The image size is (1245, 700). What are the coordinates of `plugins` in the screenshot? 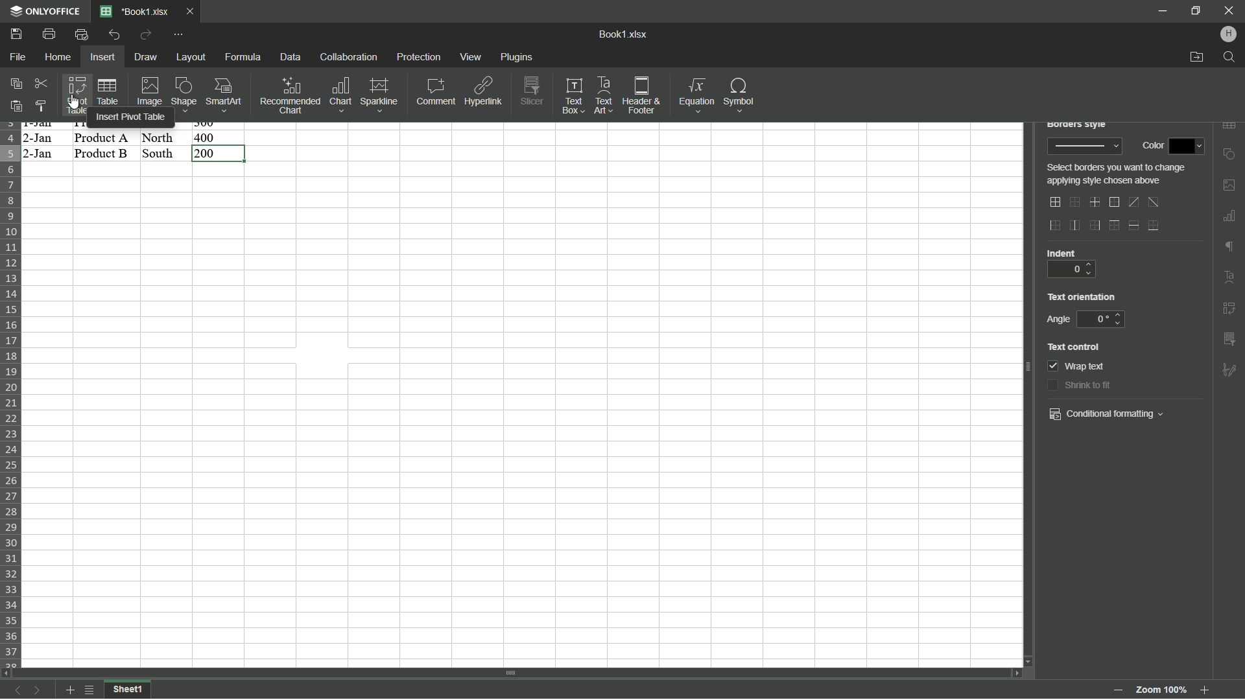 It's located at (517, 57).